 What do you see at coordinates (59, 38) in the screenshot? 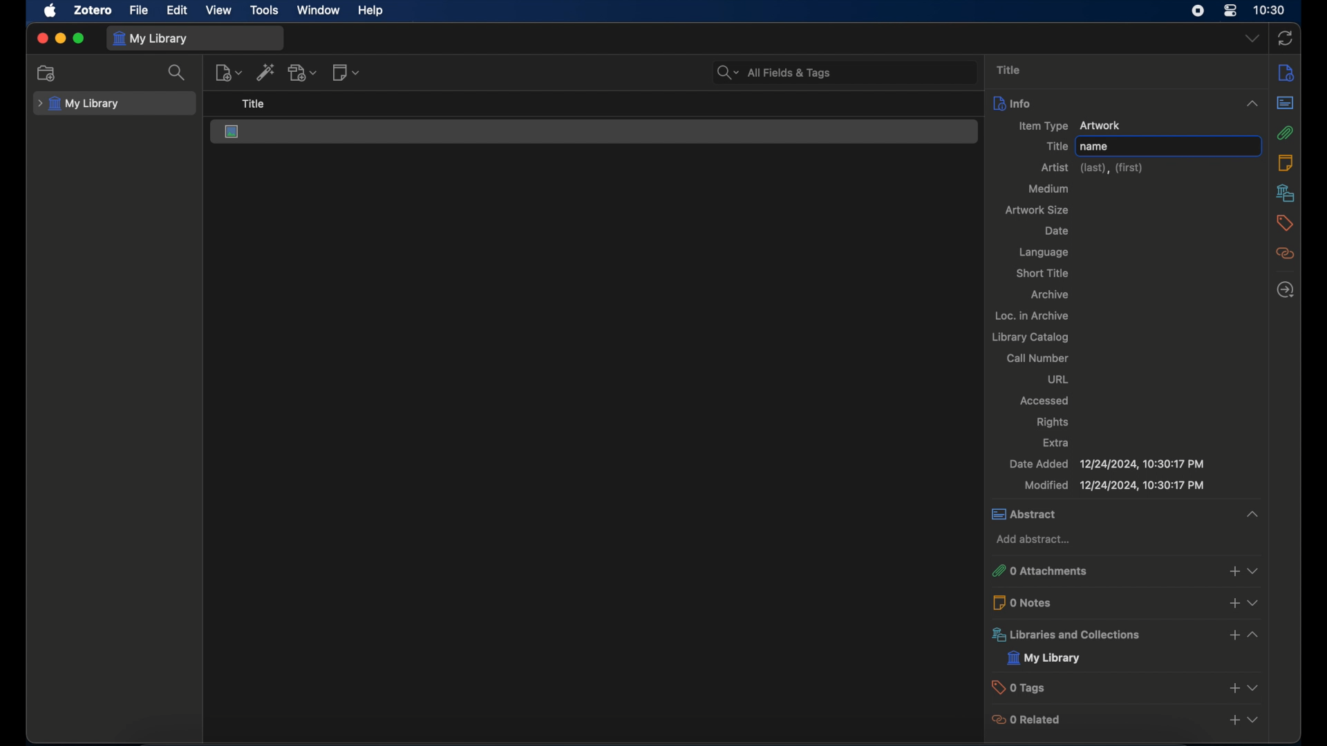
I see `minimize` at bounding box center [59, 38].